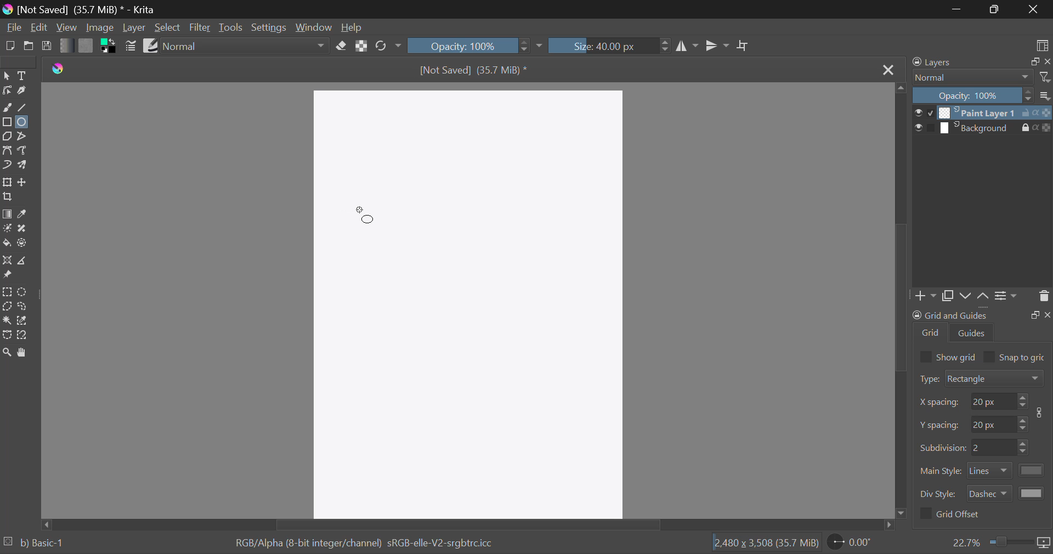 The image size is (1053, 554). What do you see at coordinates (8, 108) in the screenshot?
I see `Freehand` at bounding box center [8, 108].